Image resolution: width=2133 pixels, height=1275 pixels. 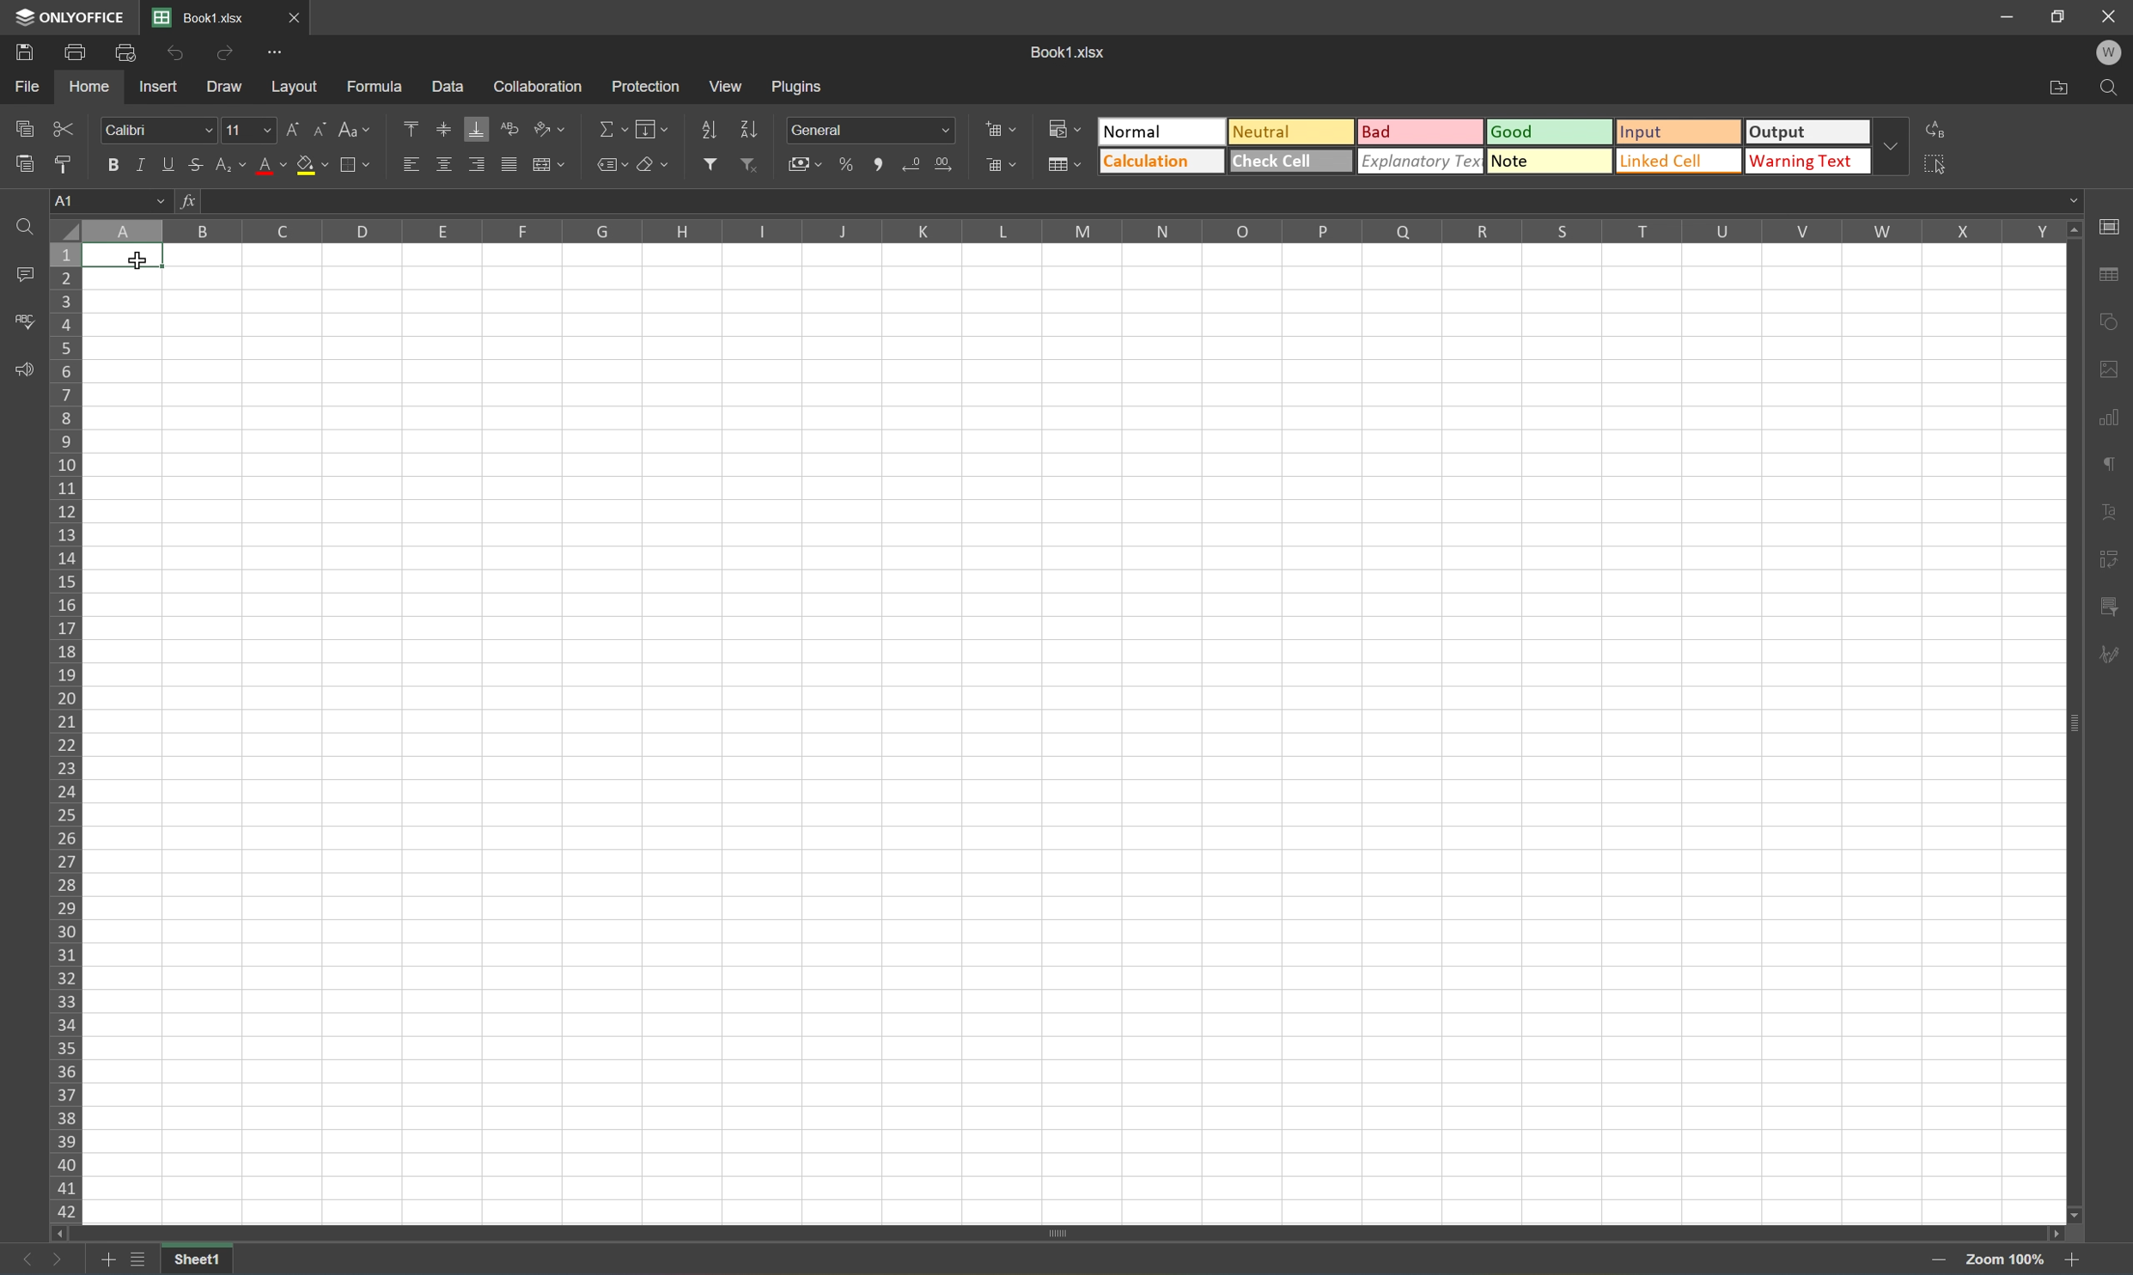 What do you see at coordinates (1000, 163) in the screenshot?
I see `Delete cells` at bounding box center [1000, 163].